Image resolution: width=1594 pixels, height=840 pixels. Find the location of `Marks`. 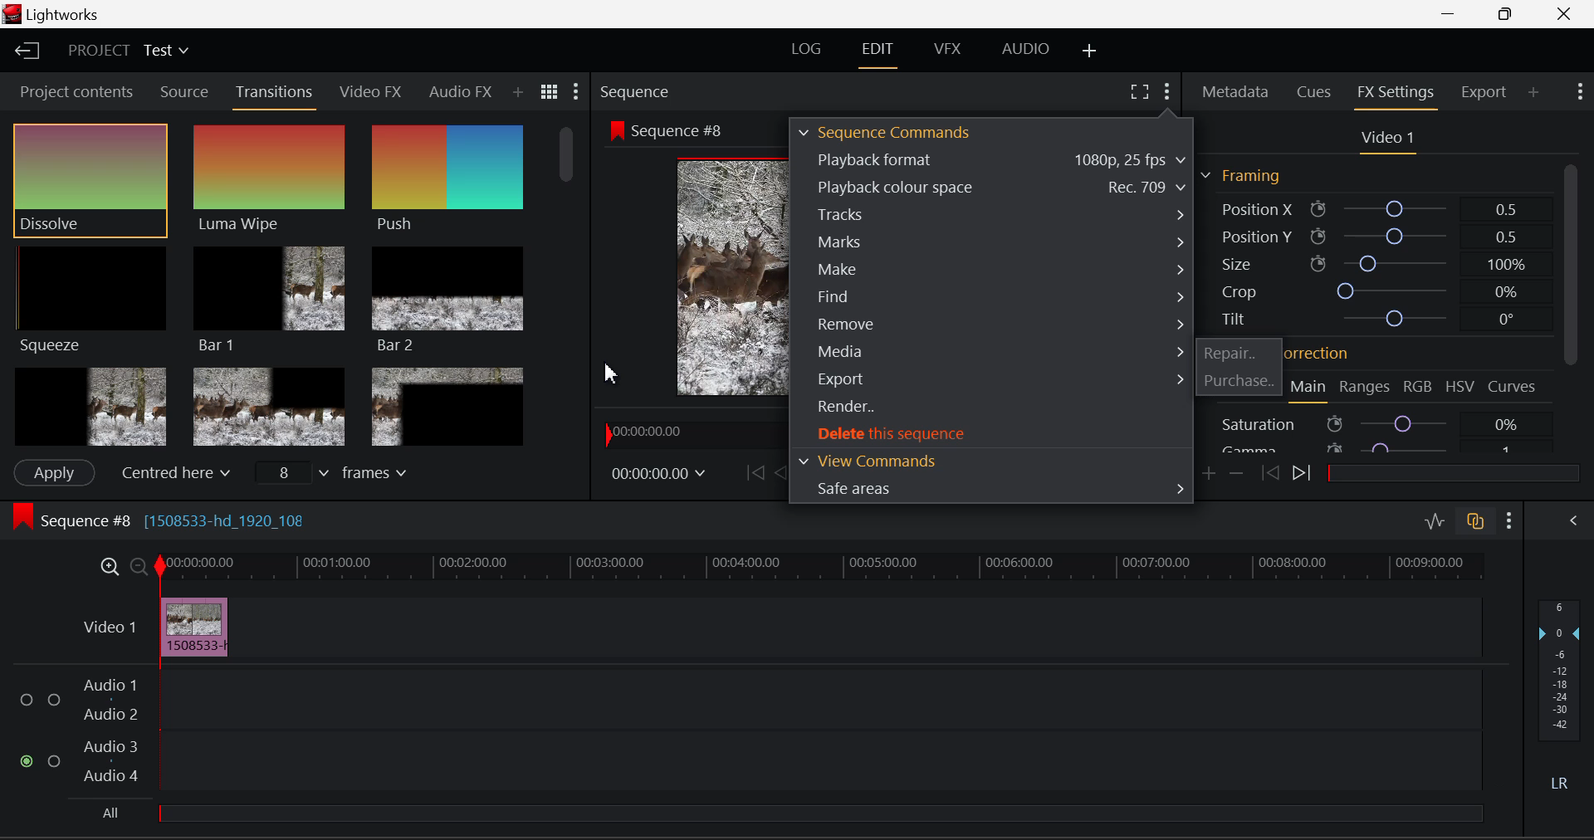

Marks is located at coordinates (988, 243).